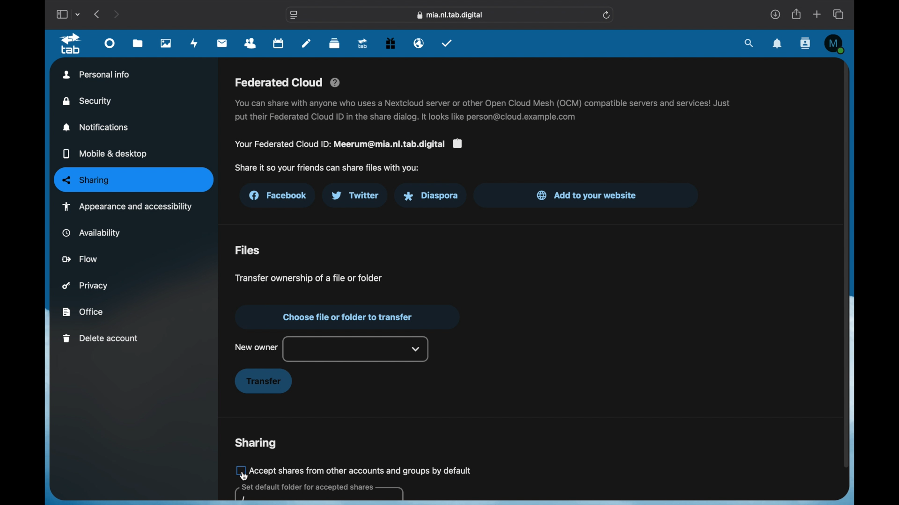 The height and width of the screenshot is (505, 899). Describe the element at coordinates (306, 43) in the screenshot. I see `notes` at that location.